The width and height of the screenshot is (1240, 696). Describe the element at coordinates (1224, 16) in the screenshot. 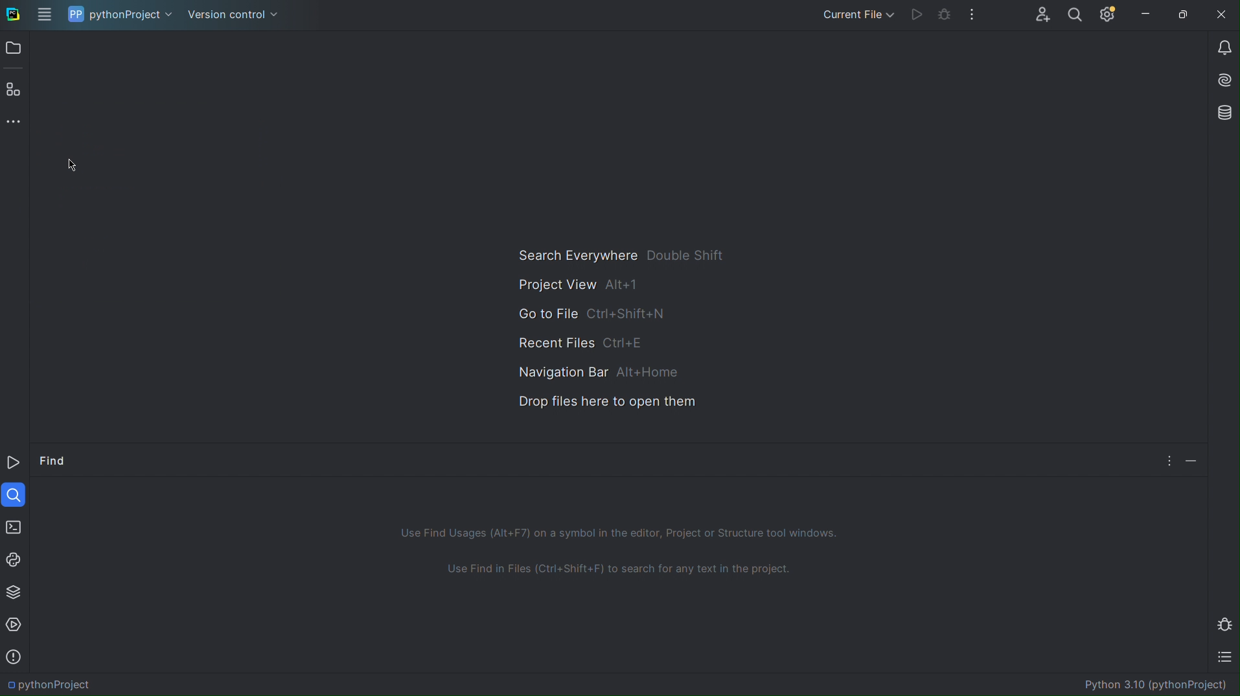

I see `Close` at that location.